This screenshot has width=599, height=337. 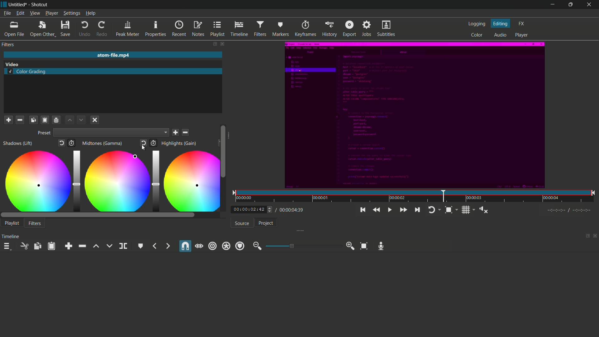 I want to click on reset to default, so click(x=144, y=143).